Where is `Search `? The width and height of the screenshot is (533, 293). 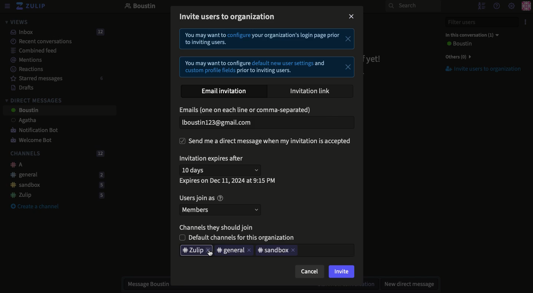
Search  is located at coordinates (413, 6).